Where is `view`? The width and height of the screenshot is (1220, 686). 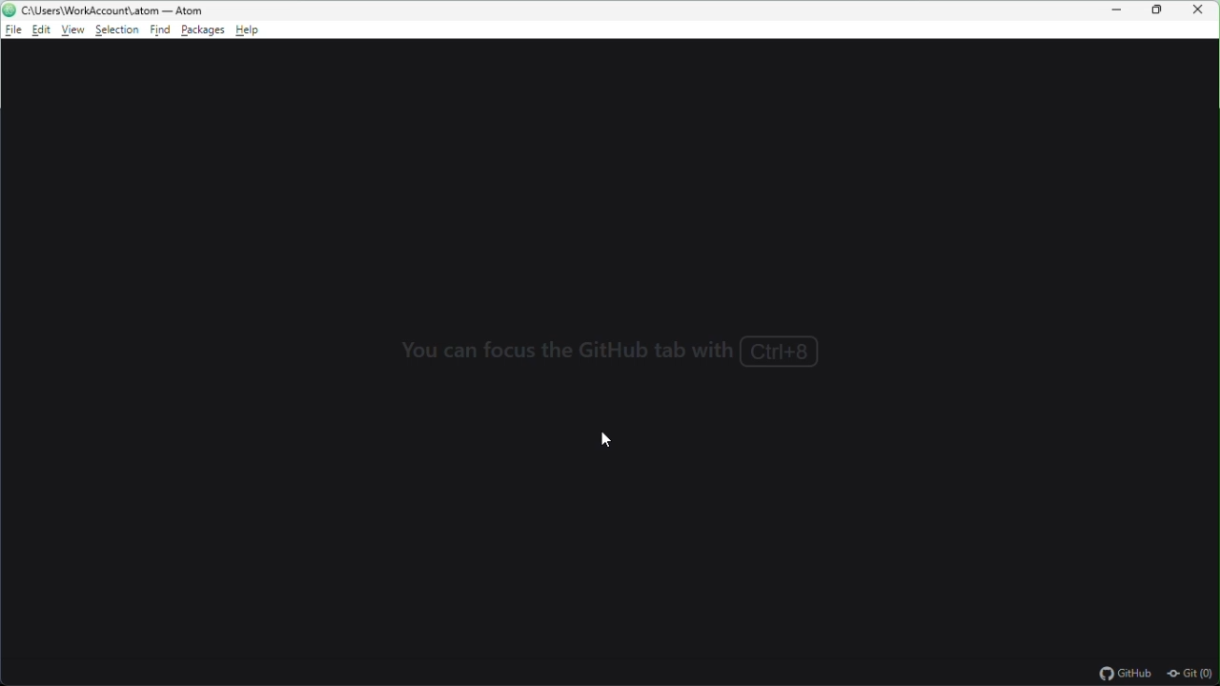
view is located at coordinates (75, 30).